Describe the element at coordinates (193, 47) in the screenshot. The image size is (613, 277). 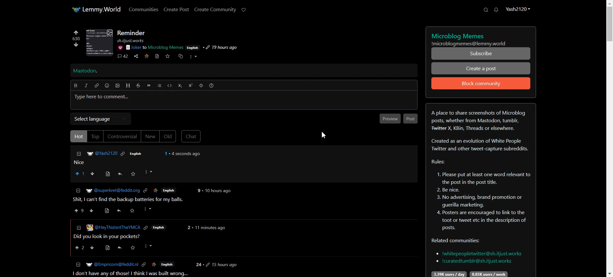
I see `` at that location.